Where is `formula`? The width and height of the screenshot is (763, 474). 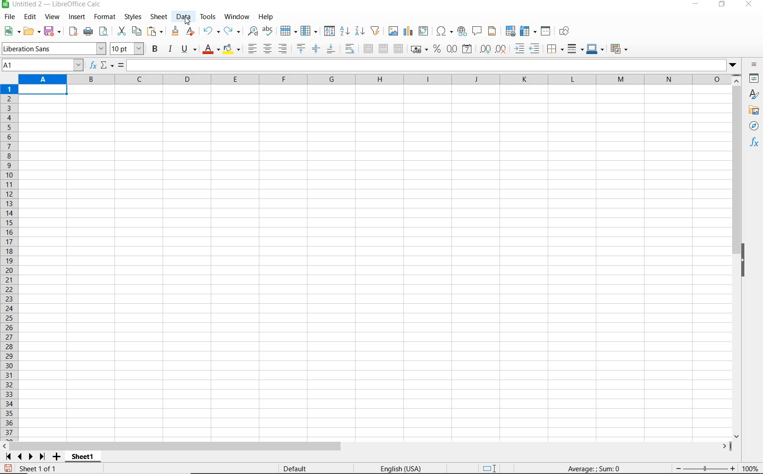 formula is located at coordinates (121, 66).